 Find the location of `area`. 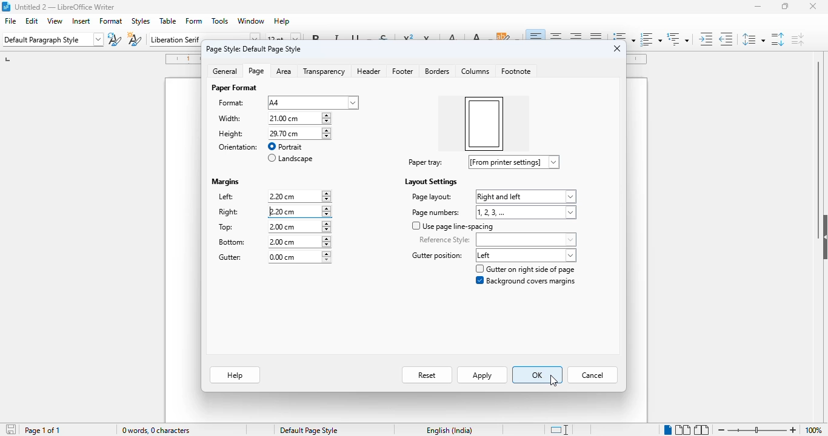

area is located at coordinates (284, 71).